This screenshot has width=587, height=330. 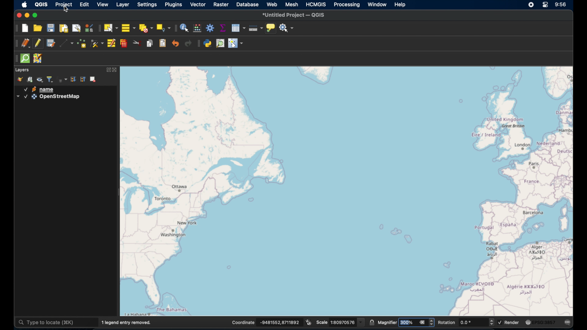 I want to click on show statistical summary, so click(x=223, y=28).